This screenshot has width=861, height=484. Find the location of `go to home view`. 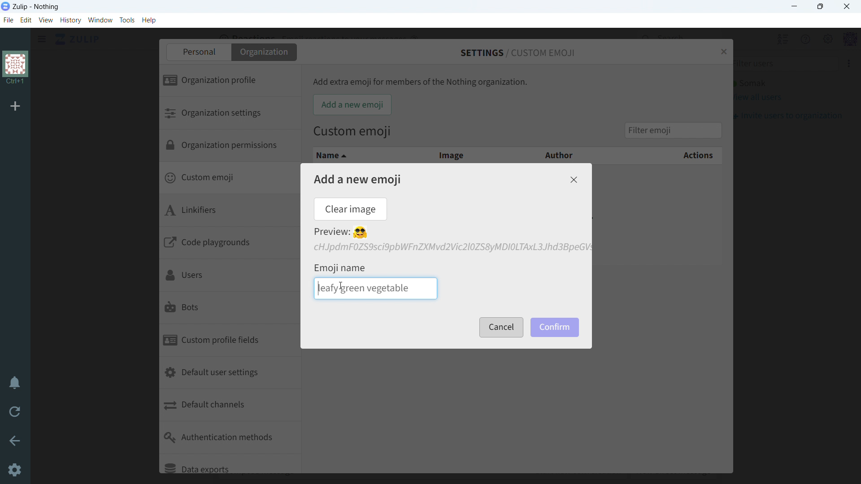

go to home view is located at coordinates (78, 39).